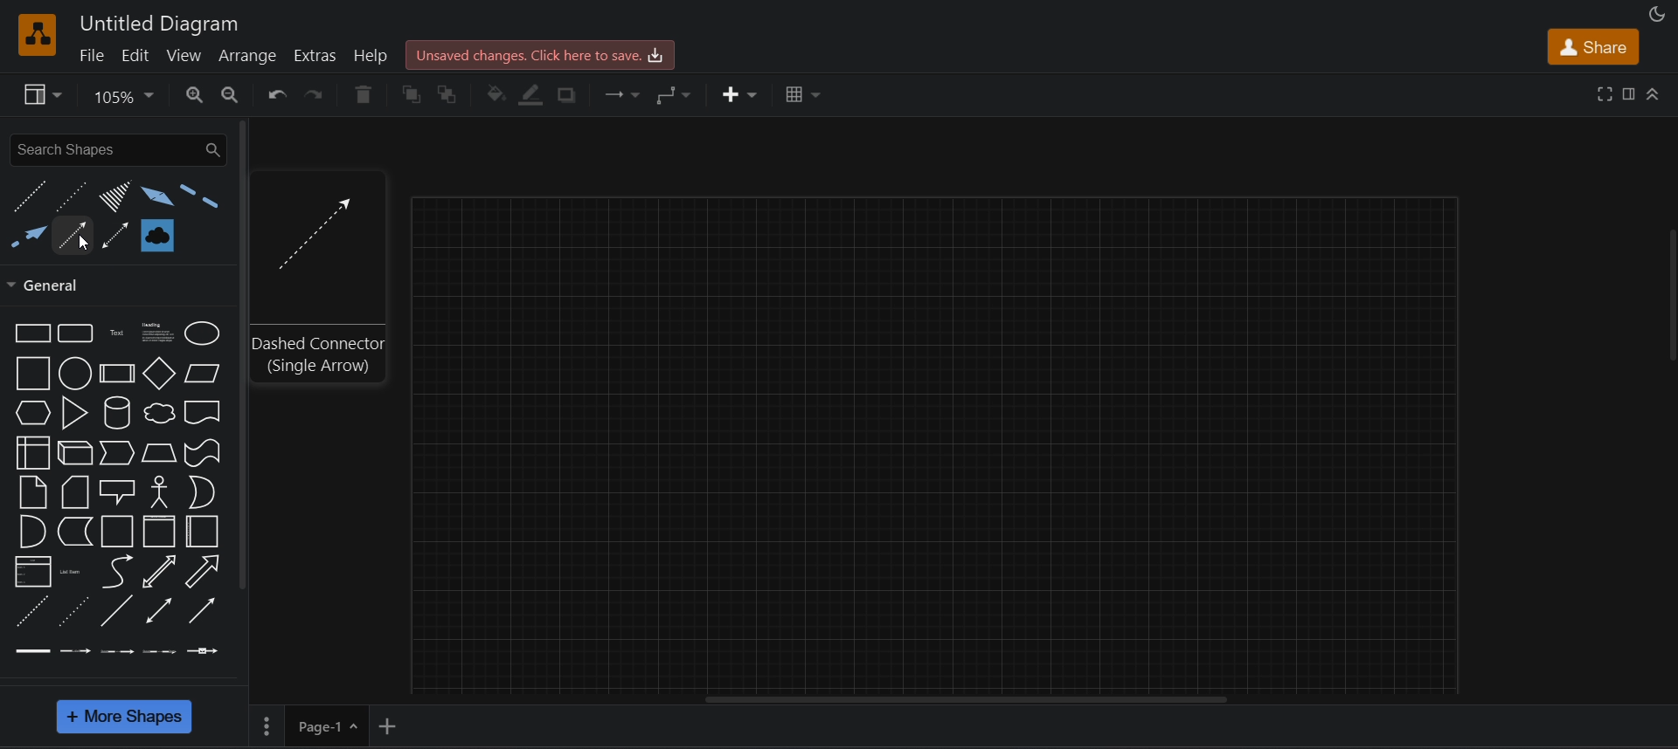  I want to click on dotted triangle, so click(111, 197).